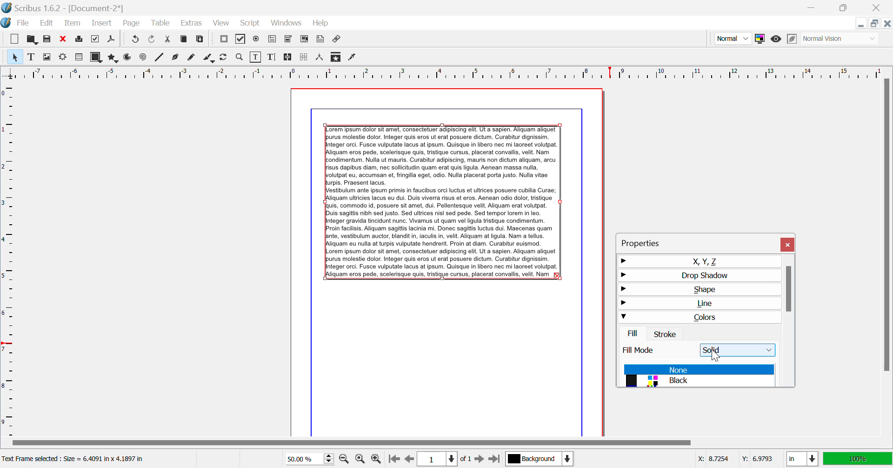 This screenshot has width=893, height=468. I want to click on Scroll Bar, so click(446, 443).